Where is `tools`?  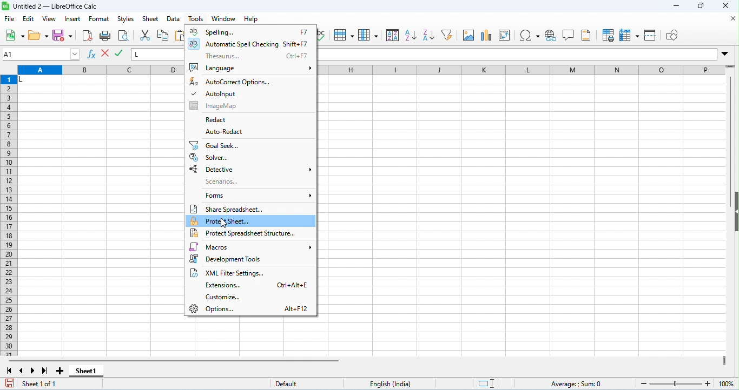
tools is located at coordinates (197, 19).